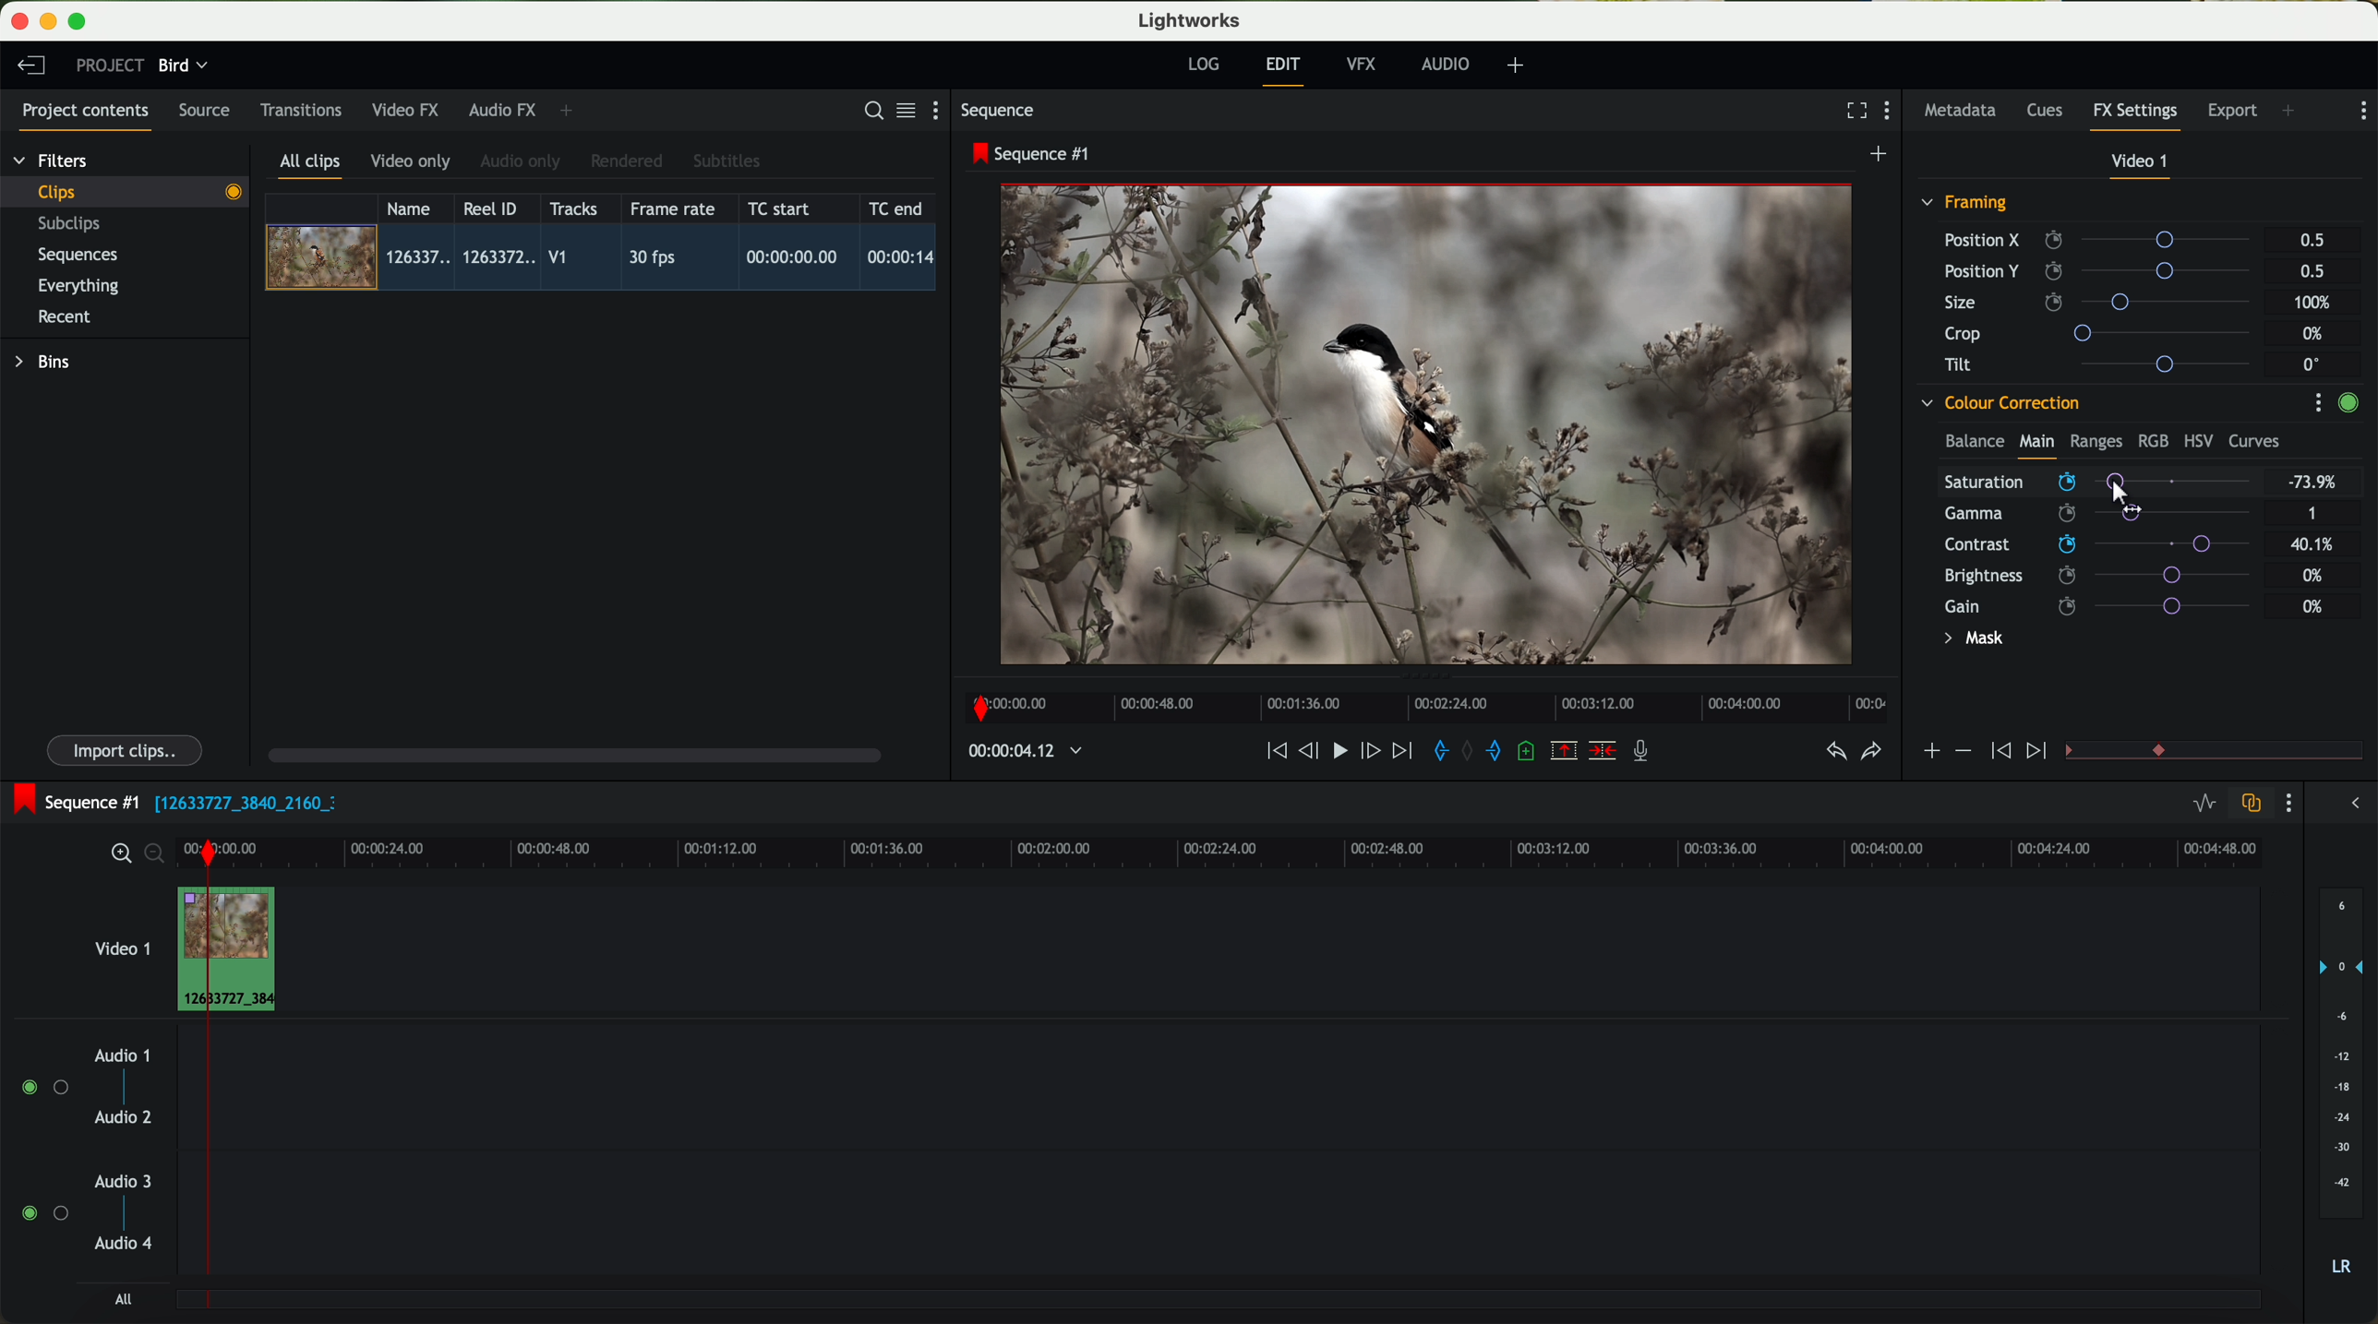 The image size is (2378, 1324). What do you see at coordinates (2105, 270) in the screenshot?
I see `position Y` at bounding box center [2105, 270].